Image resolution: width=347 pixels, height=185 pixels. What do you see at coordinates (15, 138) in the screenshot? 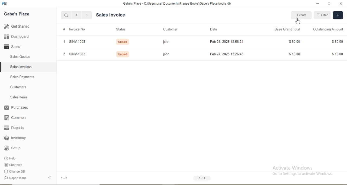
I see `Inventory` at bounding box center [15, 138].